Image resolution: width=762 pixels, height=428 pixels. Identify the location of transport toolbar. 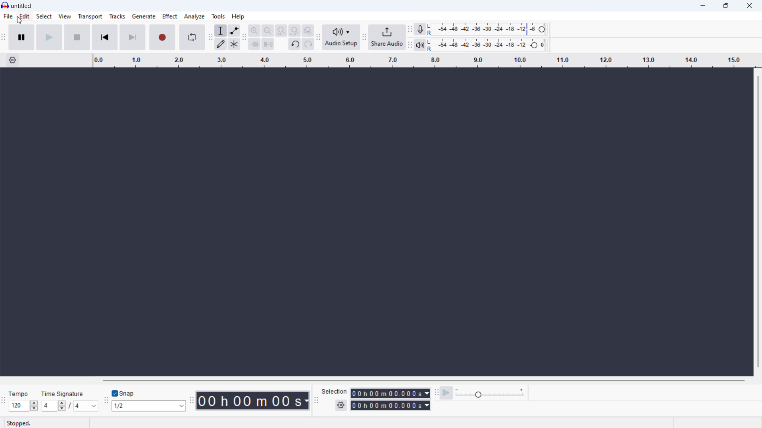
(3, 39).